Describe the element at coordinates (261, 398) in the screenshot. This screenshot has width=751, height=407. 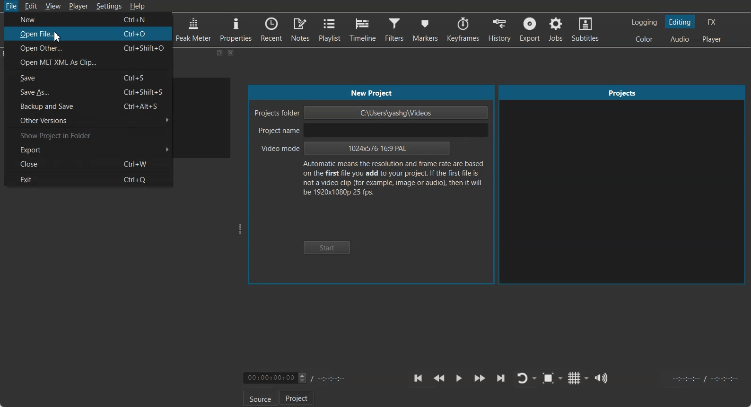
I see `Source` at that location.